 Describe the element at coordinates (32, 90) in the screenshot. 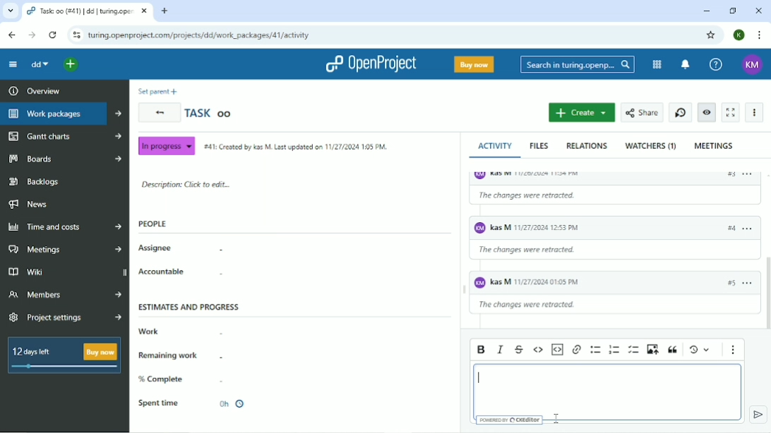

I see `Overview` at that location.